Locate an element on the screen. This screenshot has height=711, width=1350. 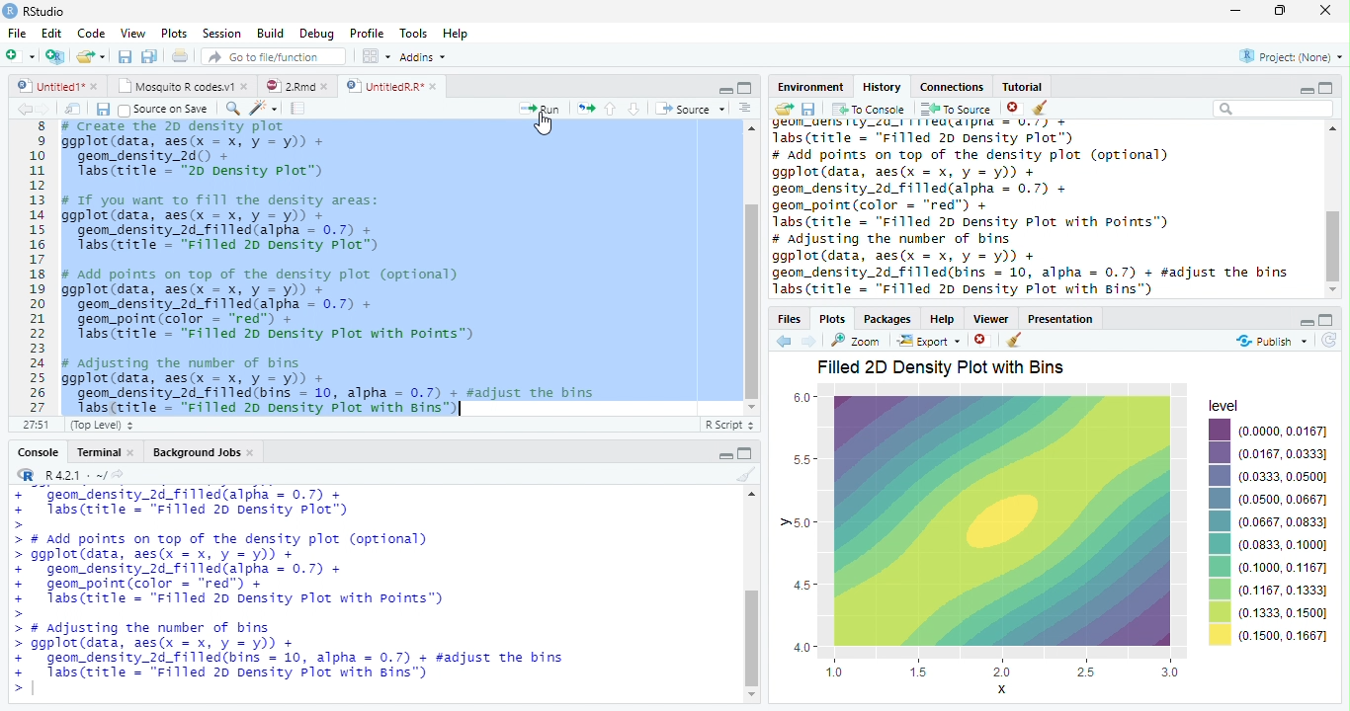
' RStudio is located at coordinates (34, 12).